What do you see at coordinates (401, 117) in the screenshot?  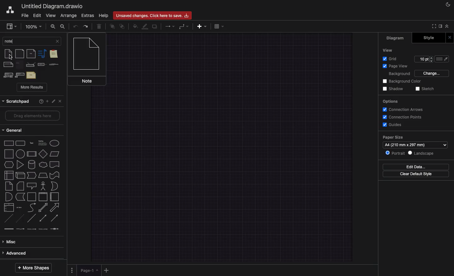 I see `Connection points` at bounding box center [401, 117].